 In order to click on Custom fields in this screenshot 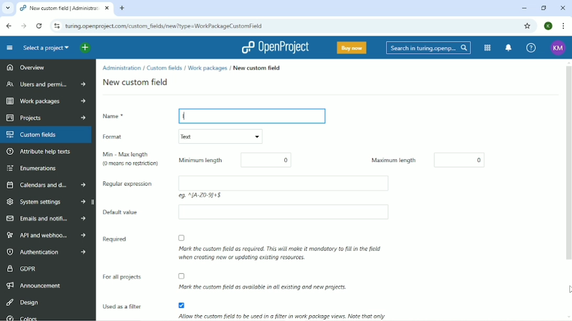, I will do `click(164, 67)`.